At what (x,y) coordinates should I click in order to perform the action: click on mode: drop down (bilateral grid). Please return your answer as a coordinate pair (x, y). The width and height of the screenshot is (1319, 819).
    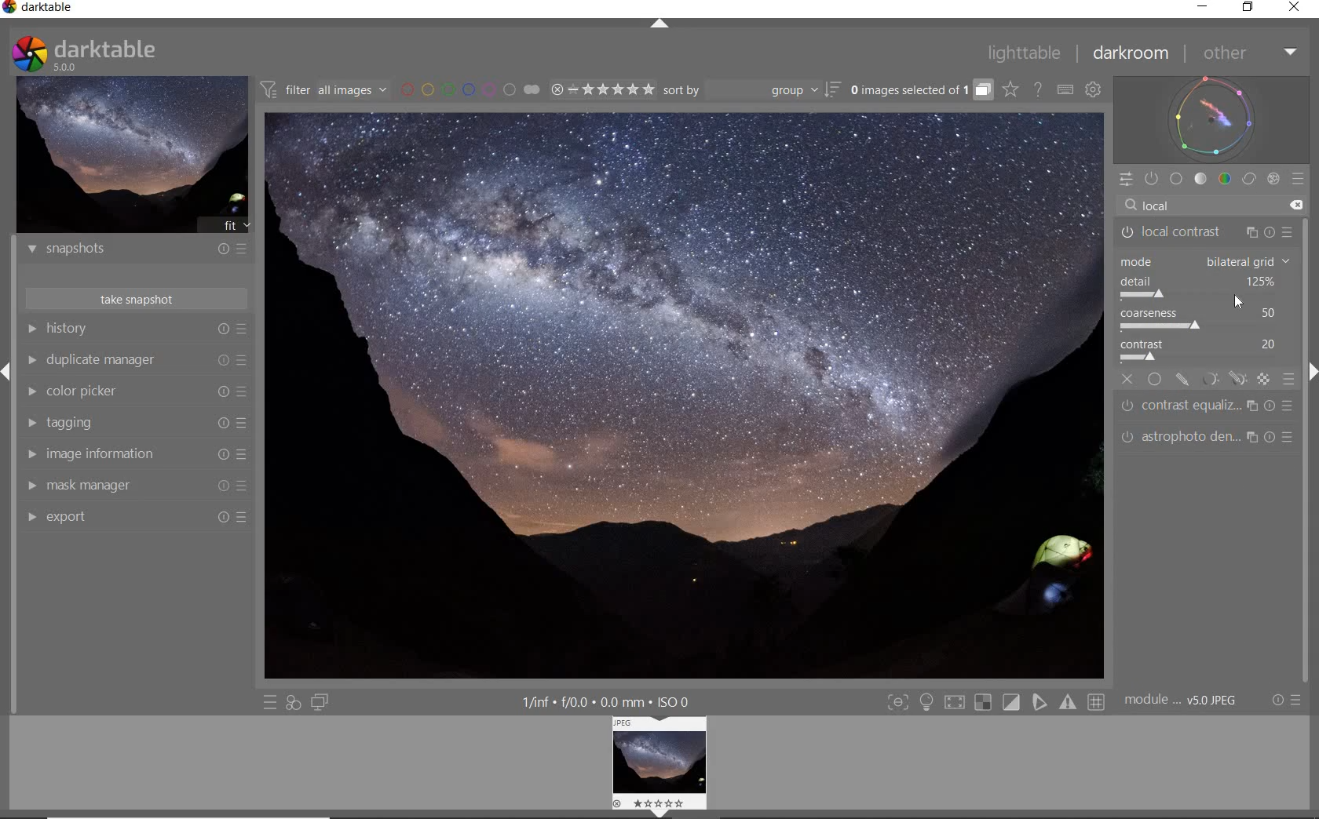
    Looking at the image, I should click on (1202, 260).